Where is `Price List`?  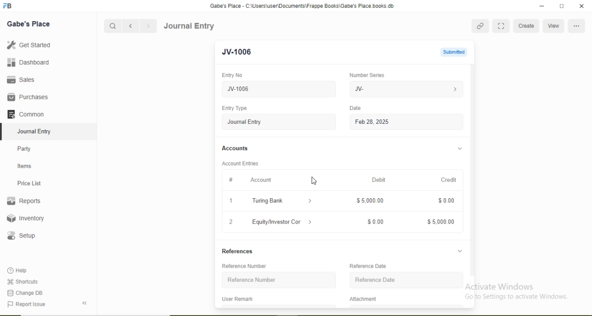
Price List is located at coordinates (29, 183).